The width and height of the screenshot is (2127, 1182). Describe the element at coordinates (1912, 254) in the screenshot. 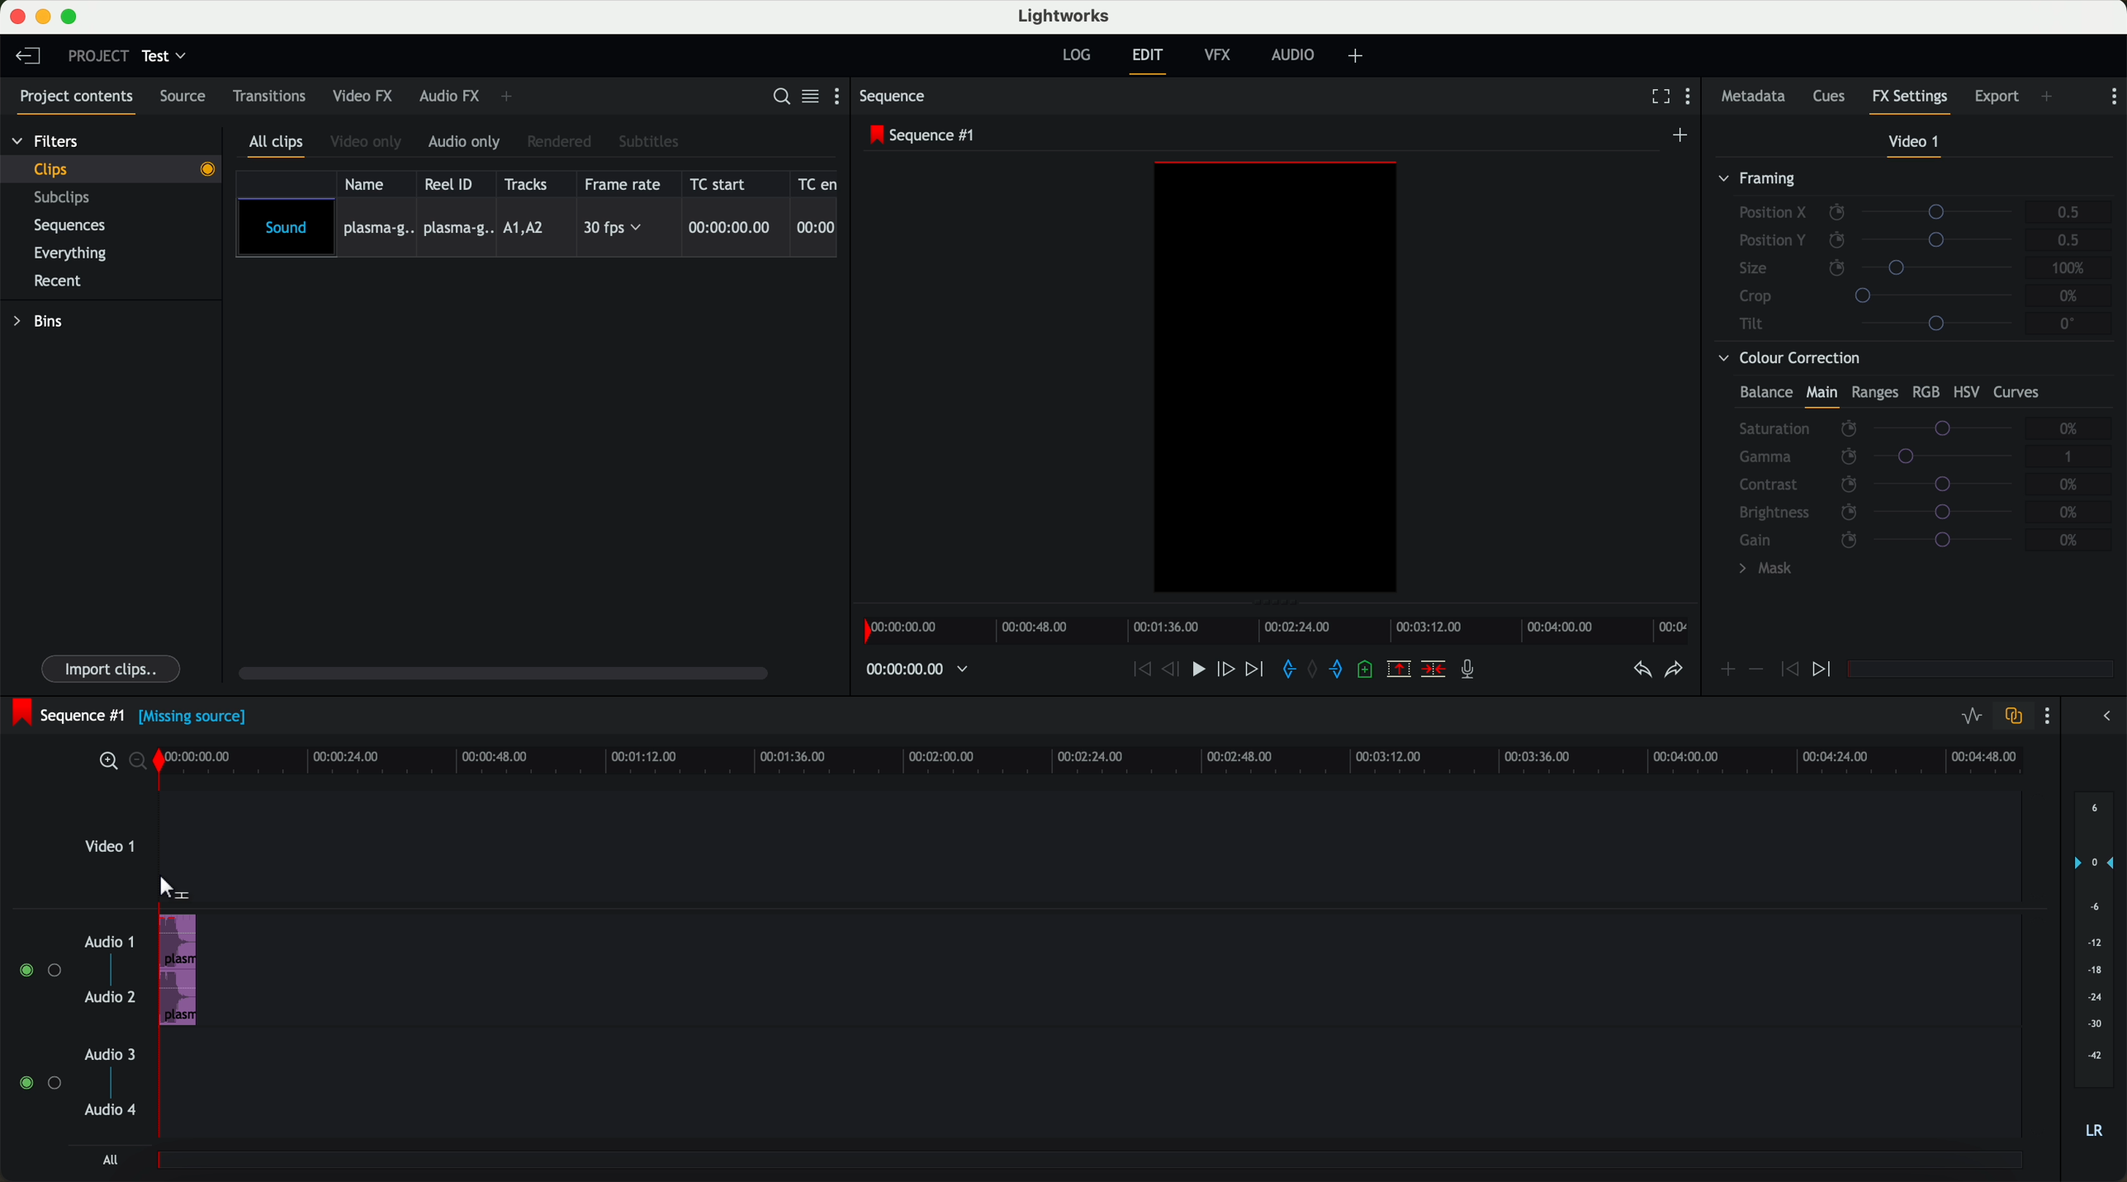

I see `framing tab` at that location.